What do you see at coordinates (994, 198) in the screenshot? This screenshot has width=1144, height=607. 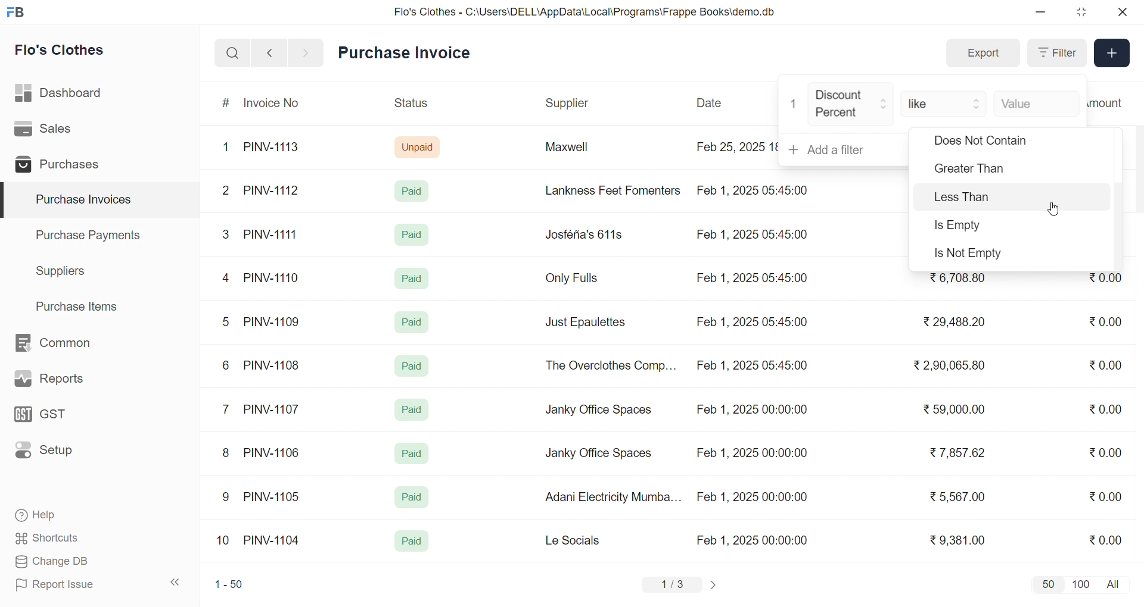 I see `Less Than` at bounding box center [994, 198].